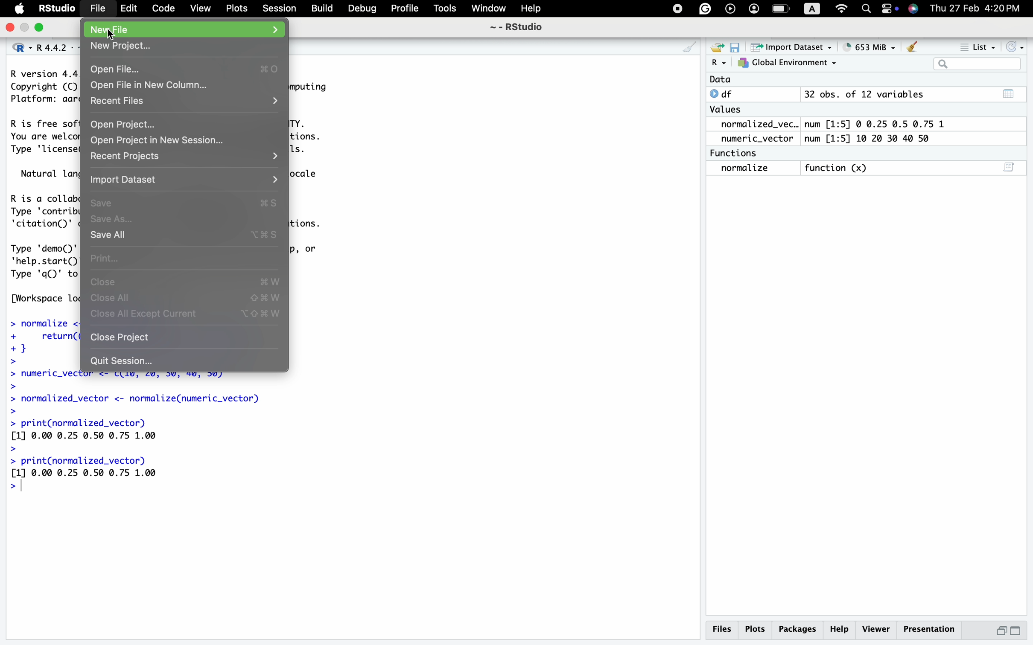  Describe the element at coordinates (871, 139) in the screenshot. I see `num [1:5] 10 20 30 40 50 ` at that location.